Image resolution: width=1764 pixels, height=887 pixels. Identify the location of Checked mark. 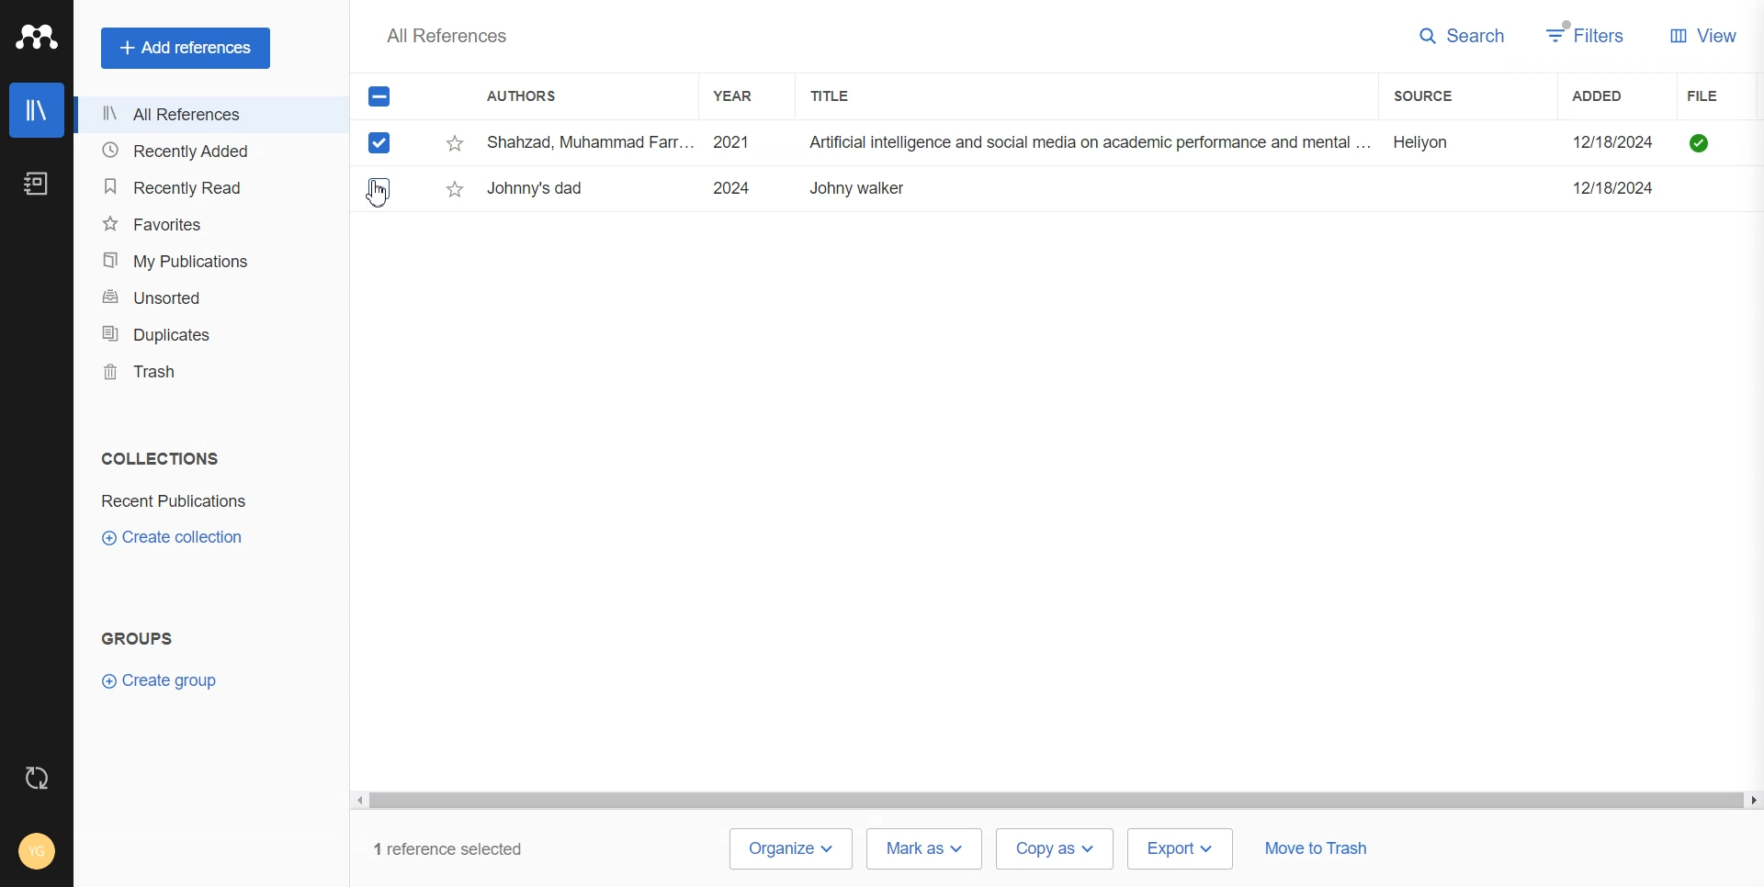
(380, 142).